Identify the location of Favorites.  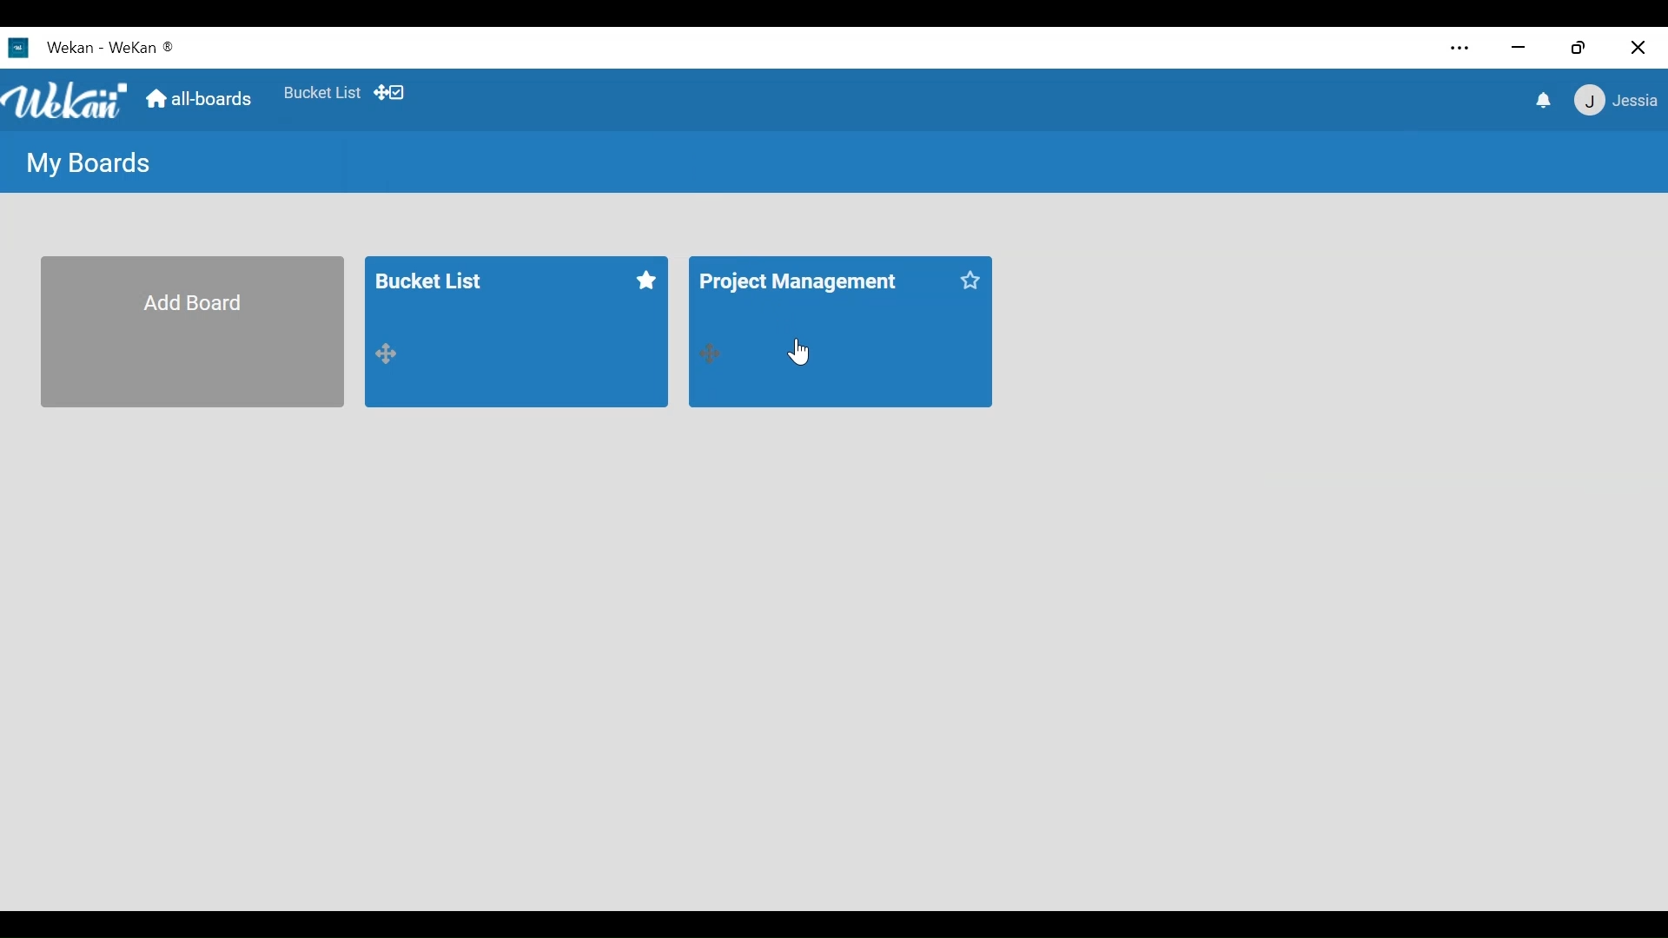
(321, 92).